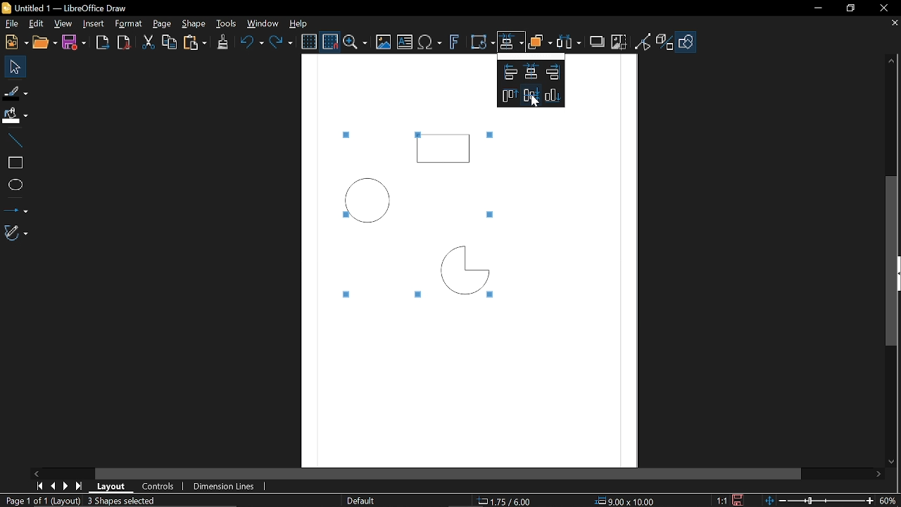 The image size is (901, 507). Describe the element at coordinates (14, 42) in the screenshot. I see `New` at that location.